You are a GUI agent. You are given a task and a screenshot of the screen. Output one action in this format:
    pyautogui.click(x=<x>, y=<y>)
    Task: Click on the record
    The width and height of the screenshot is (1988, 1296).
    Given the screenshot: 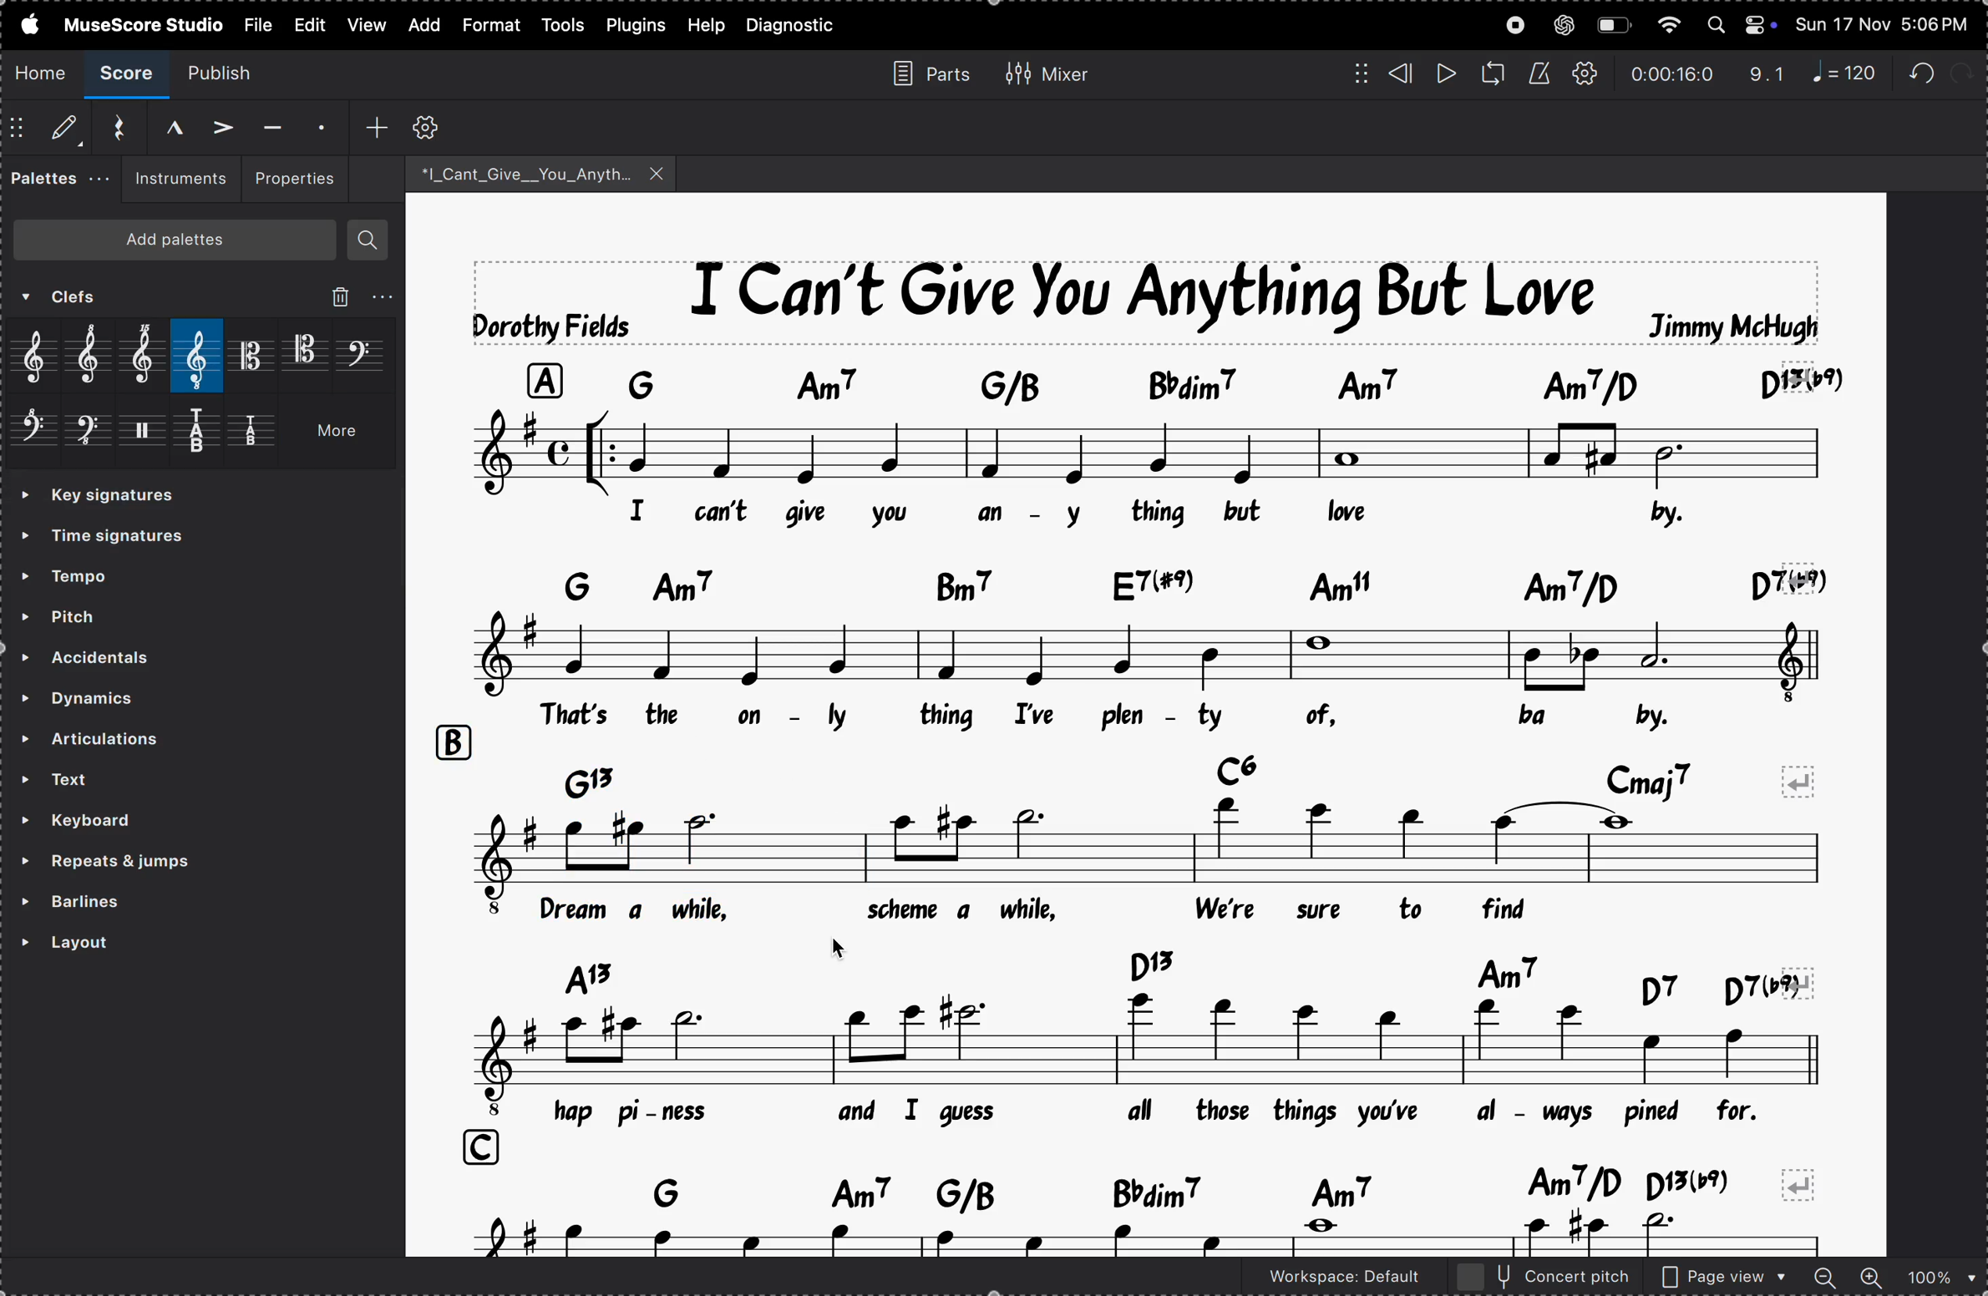 What is the action you would take?
    pyautogui.click(x=1515, y=25)
    